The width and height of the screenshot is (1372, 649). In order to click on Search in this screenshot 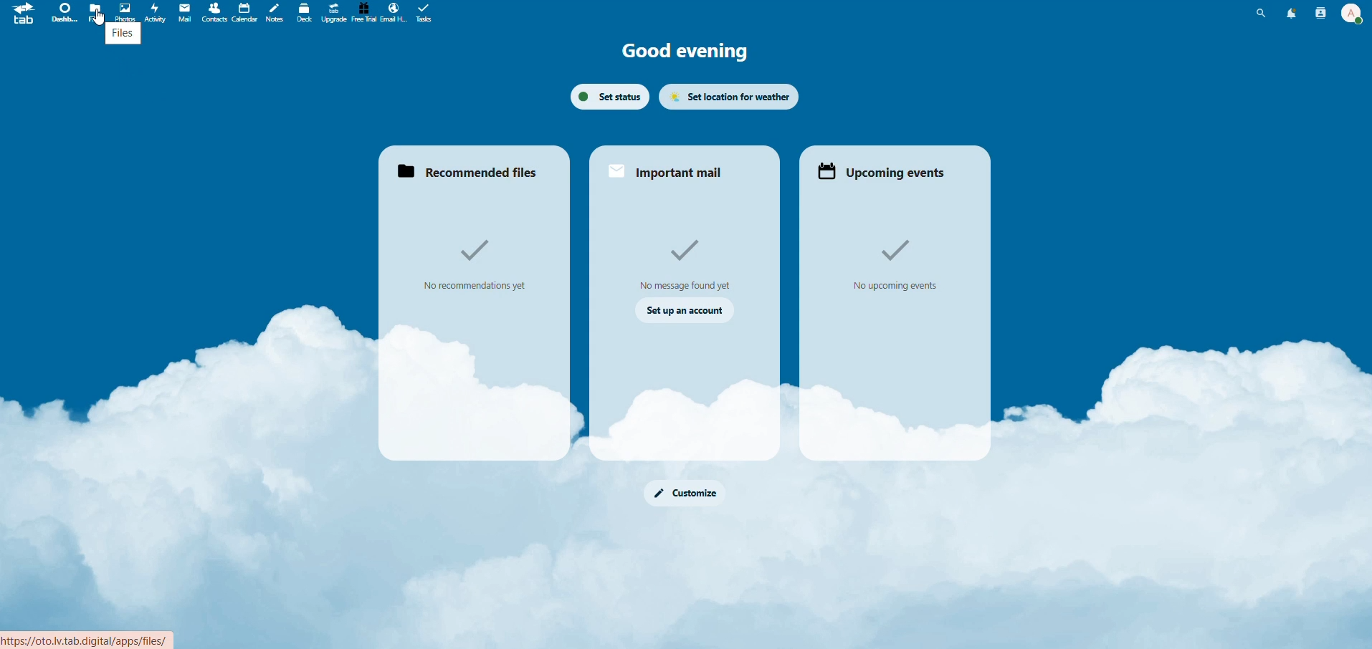, I will do `click(1262, 13)`.